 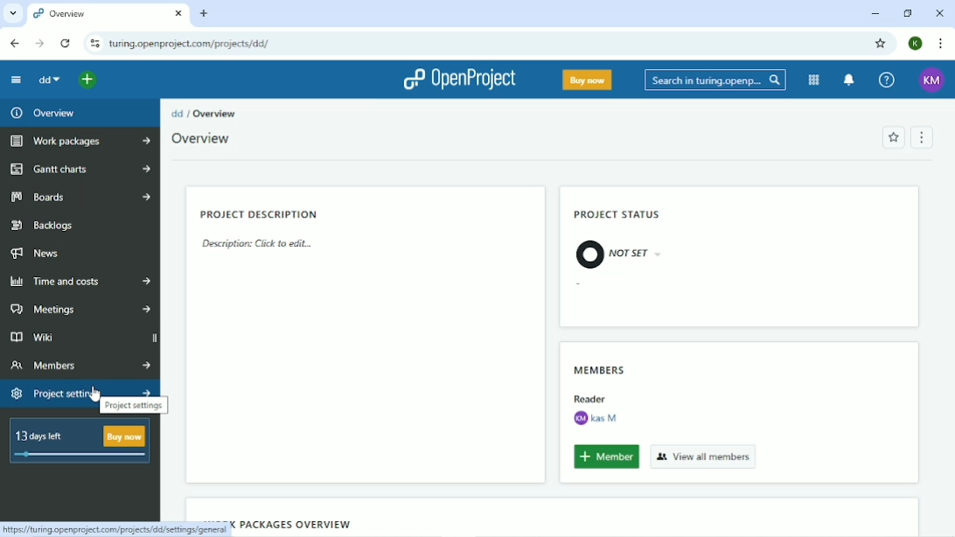 What do you see at coordinates (894, 137) in the screenshot?
I see `Add to favorites` at bounding box center [894, 137].